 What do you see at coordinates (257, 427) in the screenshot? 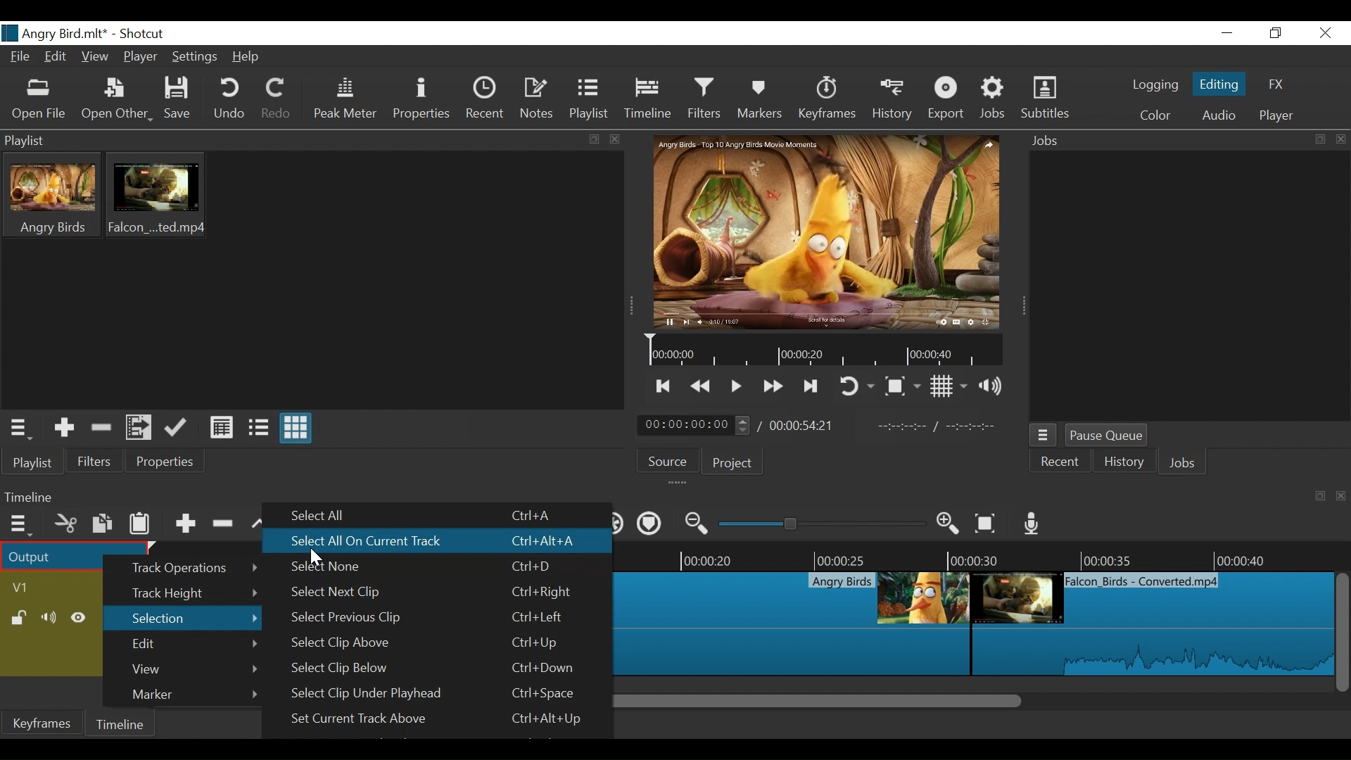
I see `View as files` at bounding box center [257, 427].